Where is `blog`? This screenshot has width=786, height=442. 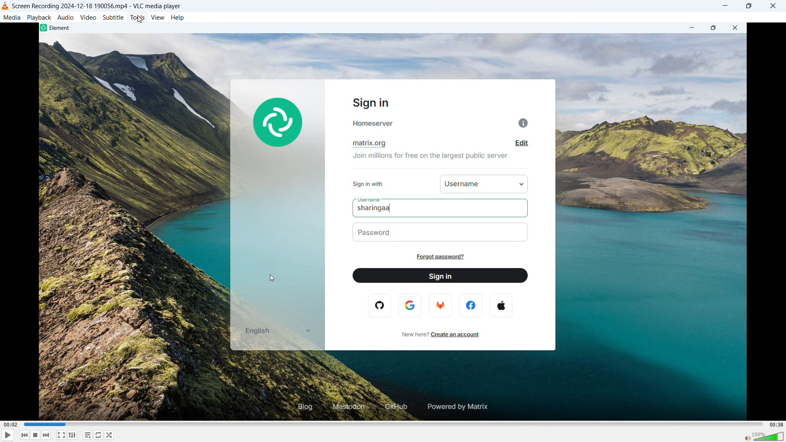
blog is located at coordinates (307, 409).